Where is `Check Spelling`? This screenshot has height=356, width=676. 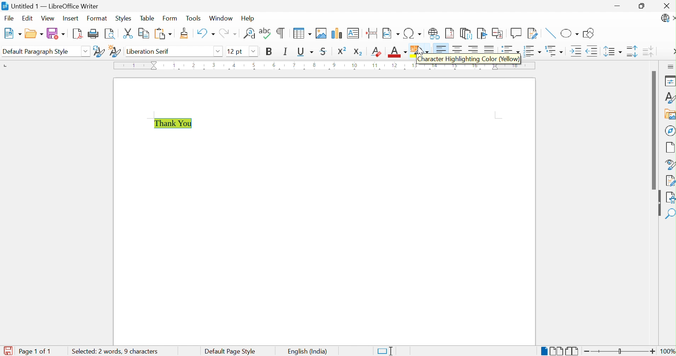
Check Spelling is located at coordinates (265, 35).